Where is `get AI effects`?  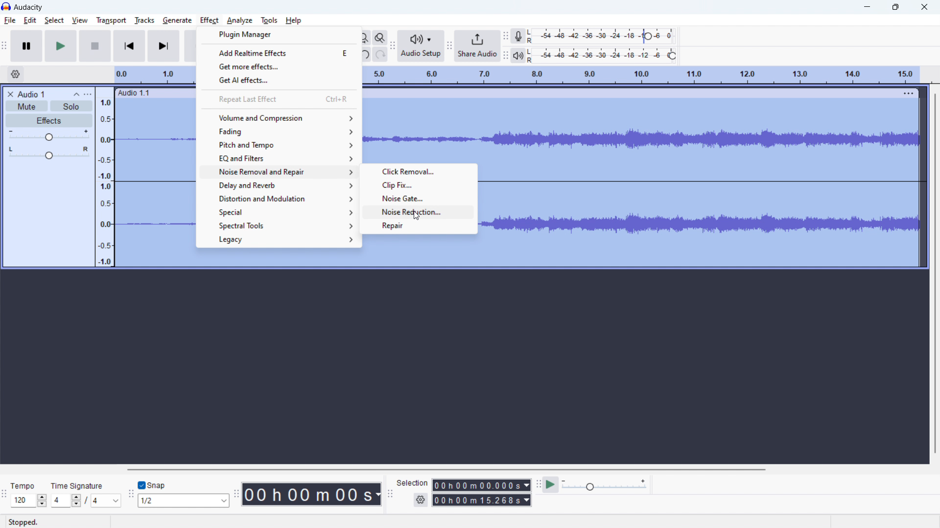 get AI effects is located at coordinates (279, 80).